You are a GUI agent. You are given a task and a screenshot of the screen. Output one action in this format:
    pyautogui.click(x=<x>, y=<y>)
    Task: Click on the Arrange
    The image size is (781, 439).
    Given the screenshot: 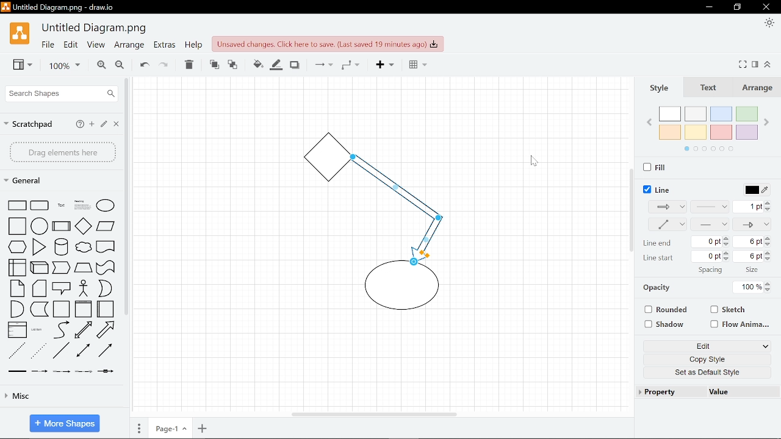 What is the action you would take?
    pyautogui.click(x=129, y=46)
    